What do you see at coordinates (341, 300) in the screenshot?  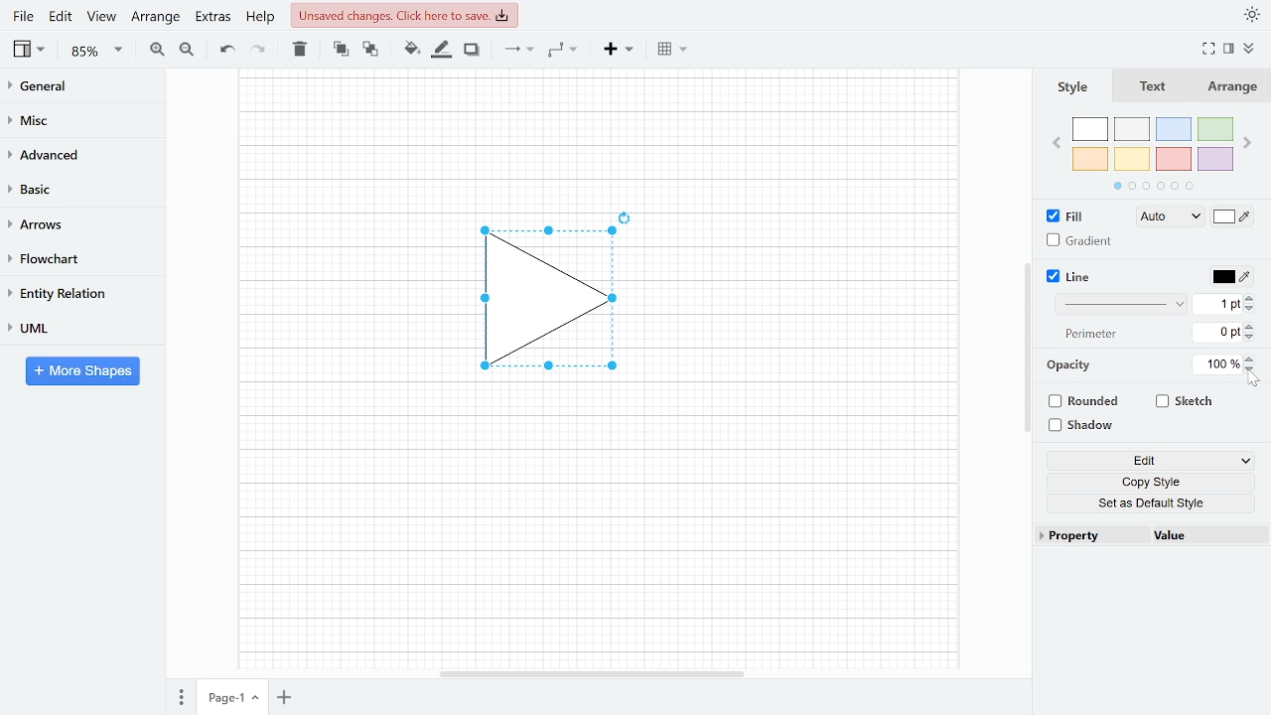 I see `workspace` at bounding box center [341, 300].